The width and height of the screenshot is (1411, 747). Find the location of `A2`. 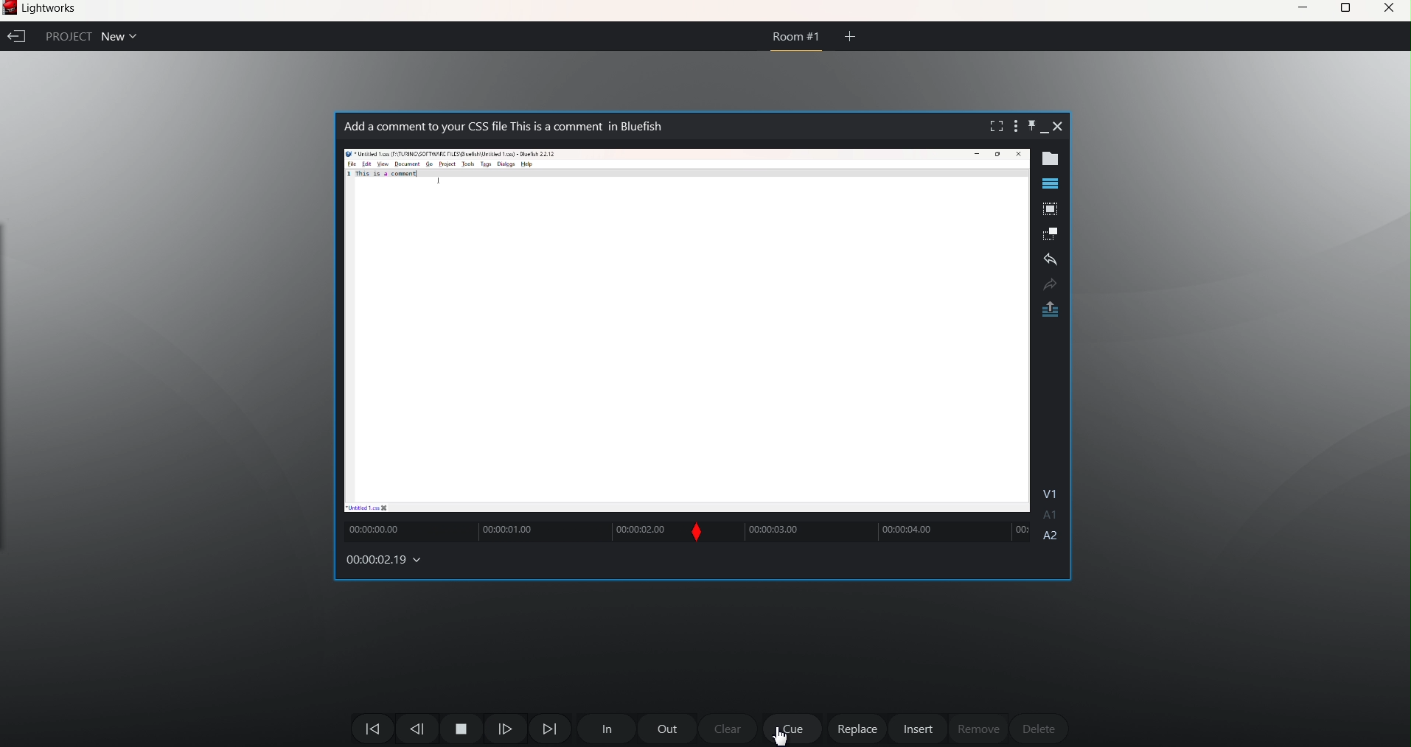

A2 is located at coordinates (1051, 539).